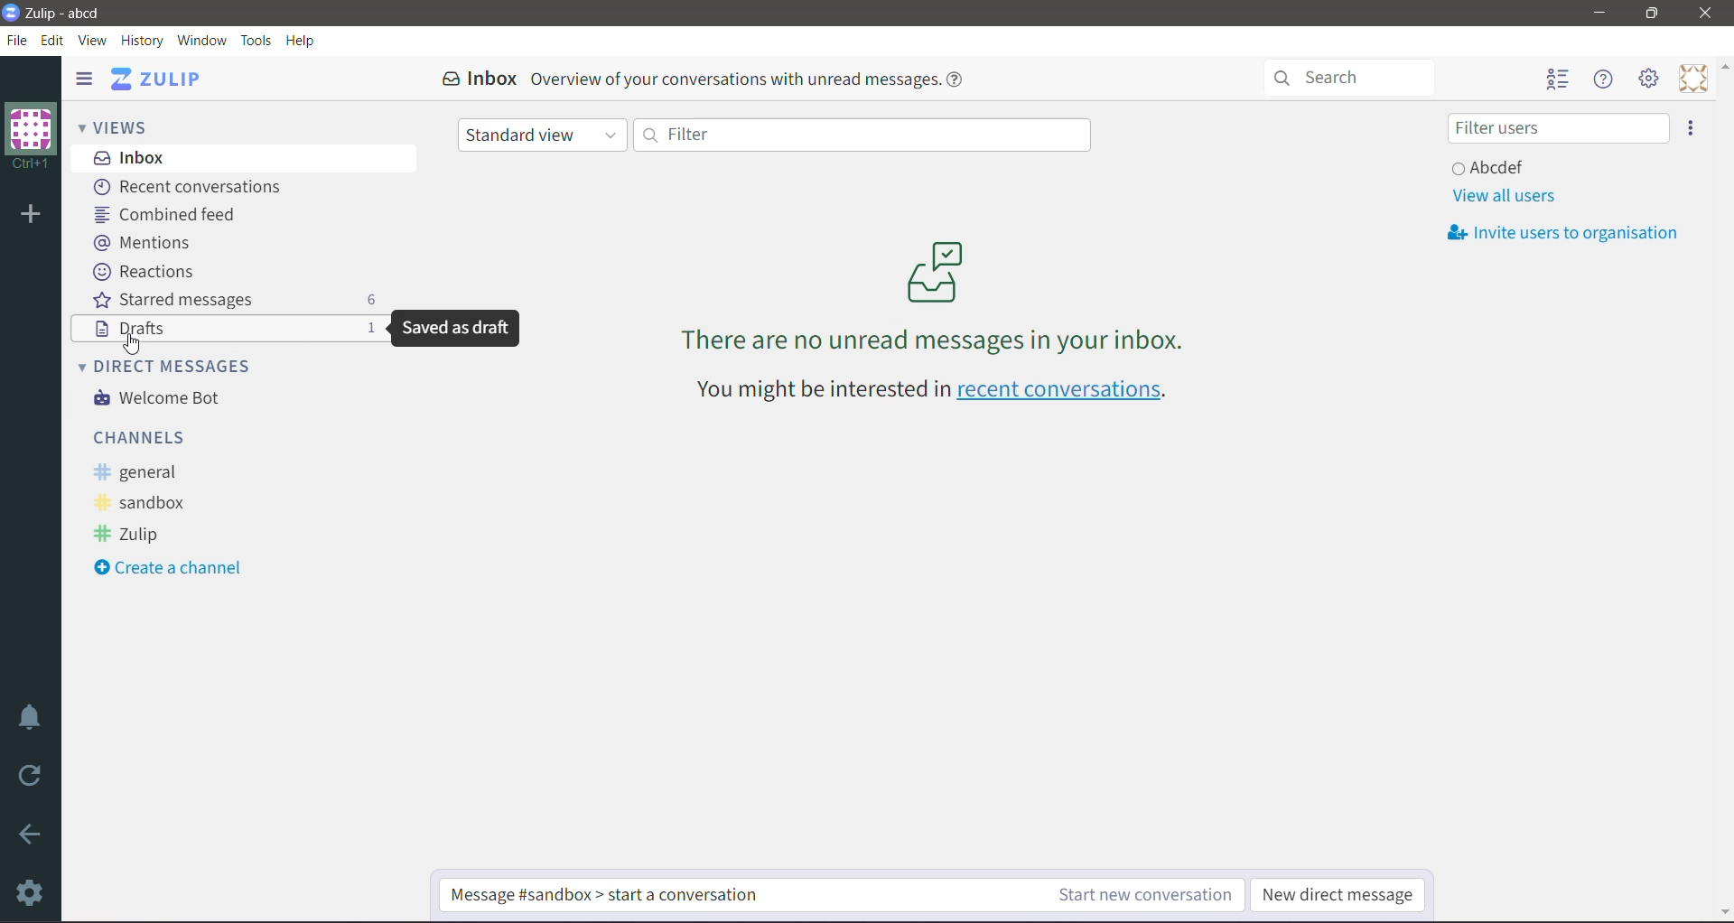 This screenshot has height=923, width=1734. Describe the element at coordinates (162, 79) in the screenshot. I see `Application` at that location.